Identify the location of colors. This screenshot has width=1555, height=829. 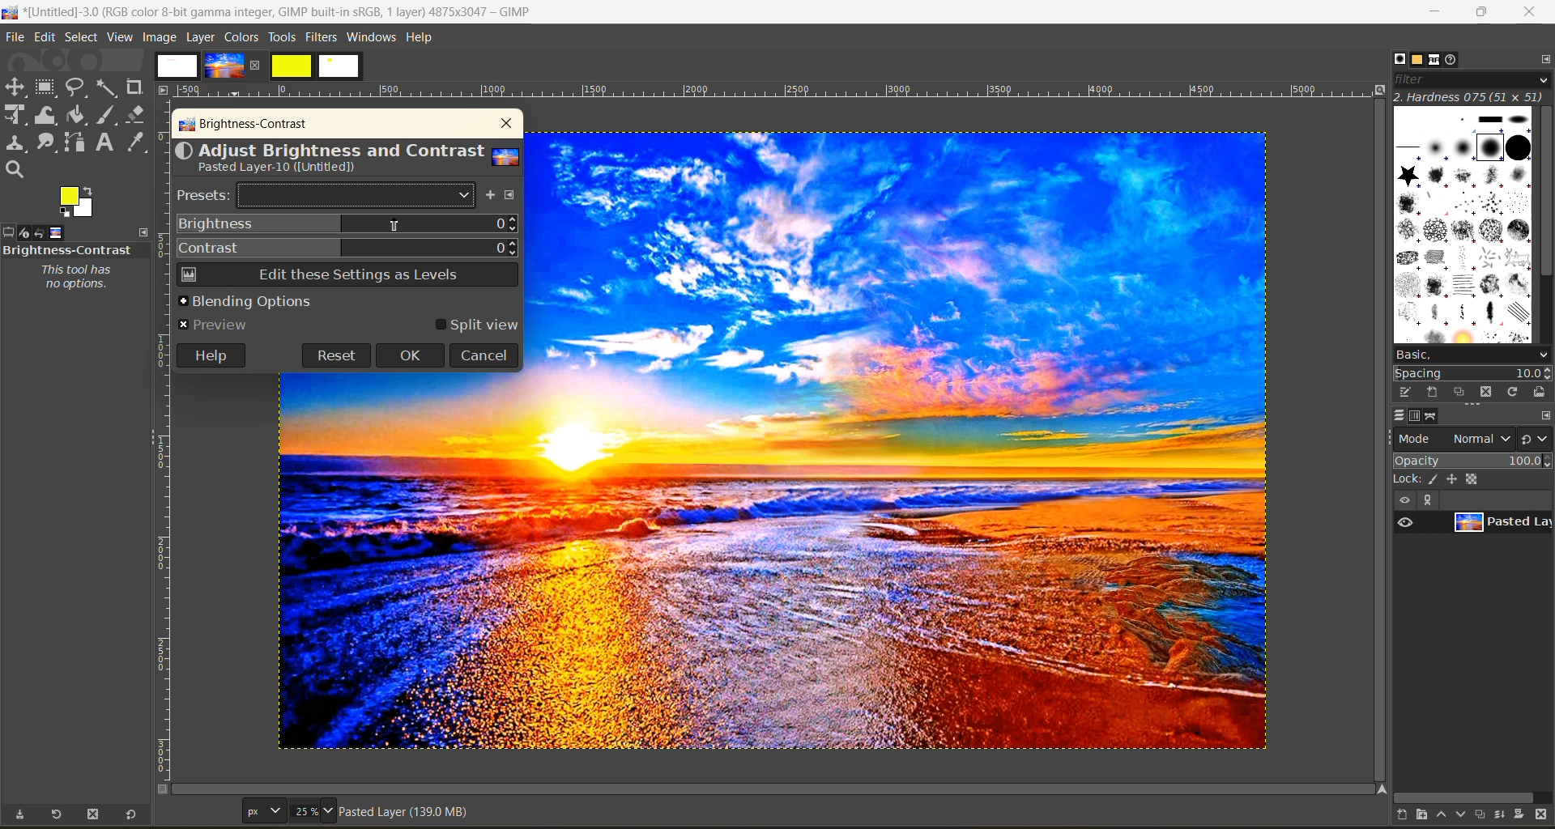
(242, 36).